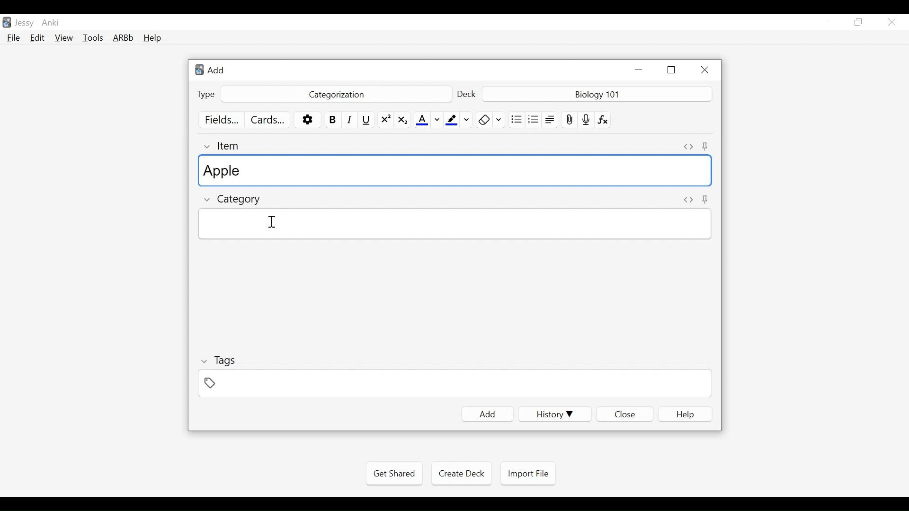  What do you see at coordinates (517, 119) in the screenshot?
I see `Unordered list` at bounding box center [517, 119].